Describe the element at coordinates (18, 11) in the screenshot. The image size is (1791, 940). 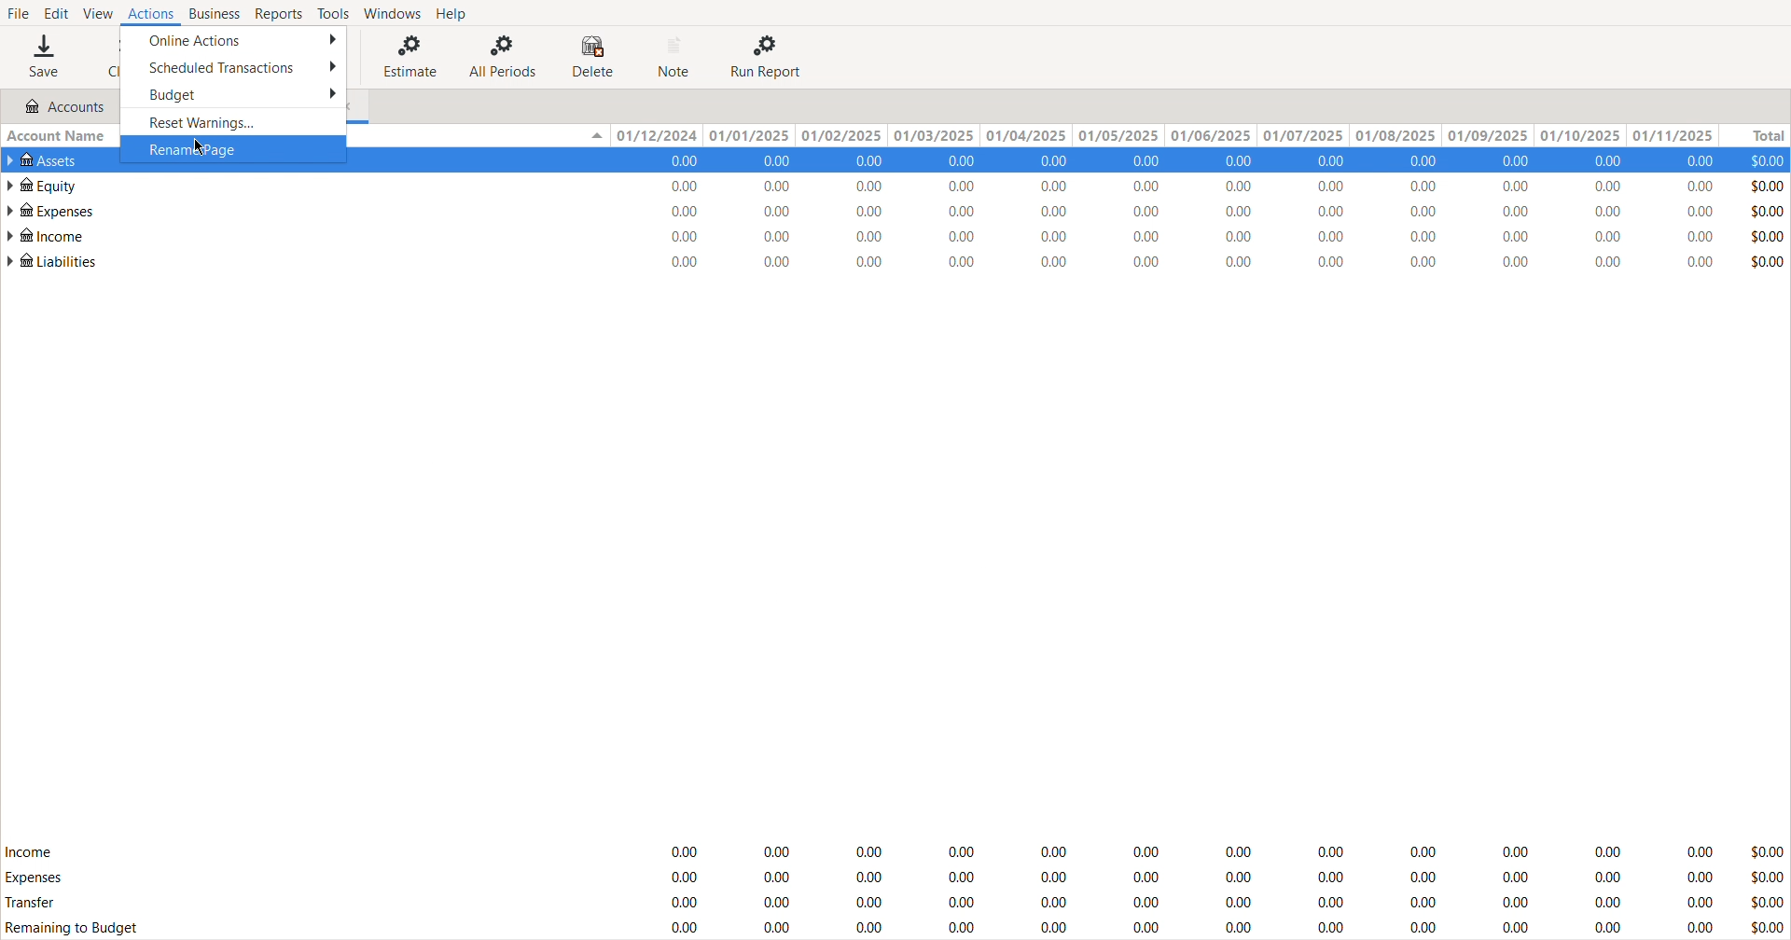
I see `File` at that location.